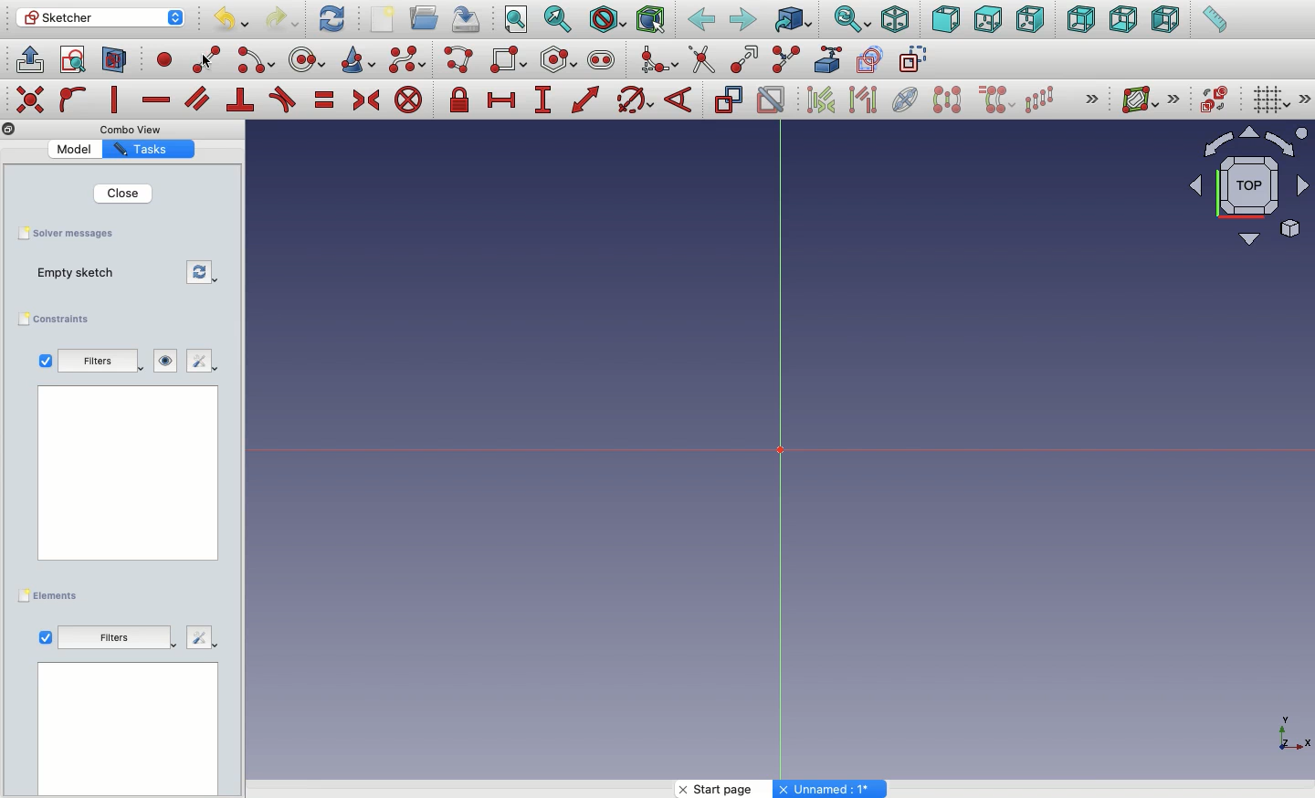  Describe the element at coordinates (76, 235) in the screenshot. I see `Save` at that location.